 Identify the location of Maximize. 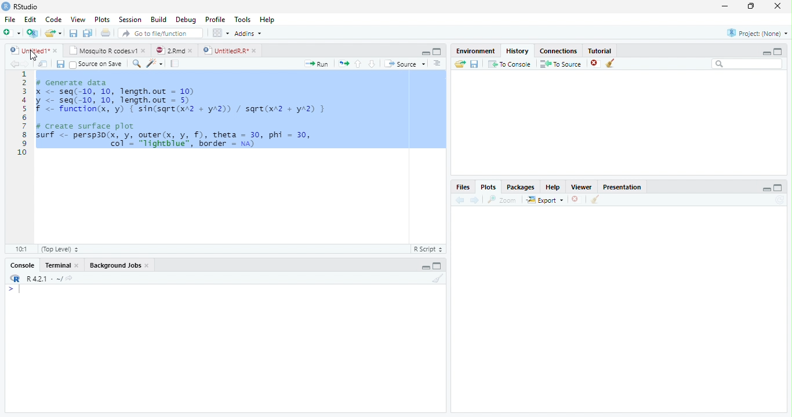
(437, 267).